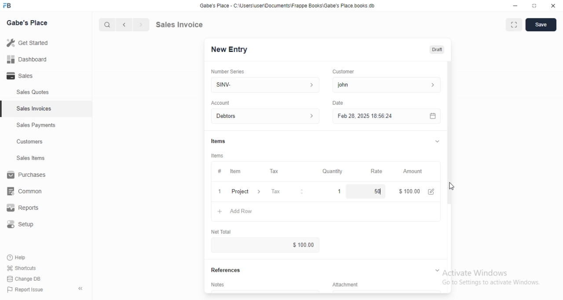 Image resolution: width=563 pixels, height=300 pixels. Describe the element at coordinates (132, 25) in the screenshot. I see `forward/backward` at that location.